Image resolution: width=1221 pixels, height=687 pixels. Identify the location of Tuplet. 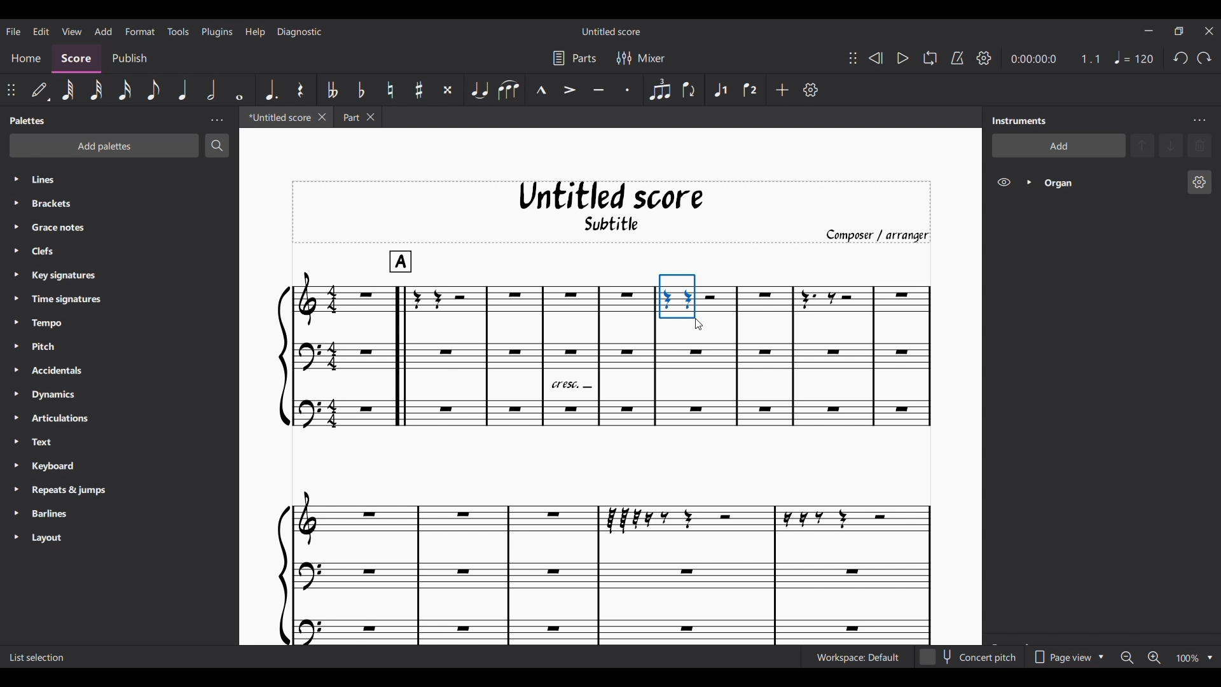
(660, 90).